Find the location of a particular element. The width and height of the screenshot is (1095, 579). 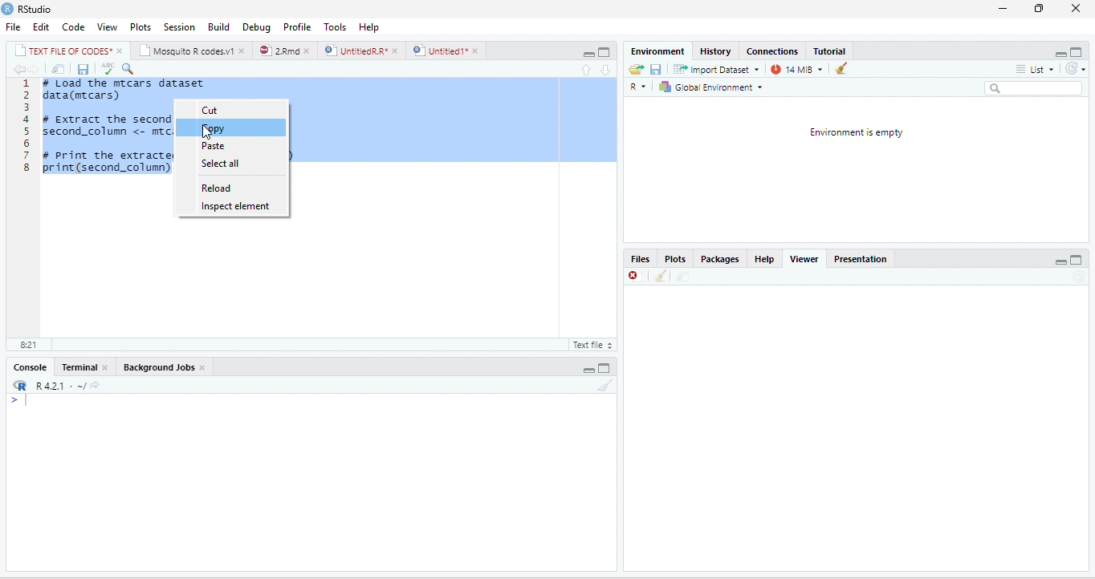

minimize is located at coordinates (590, 366).